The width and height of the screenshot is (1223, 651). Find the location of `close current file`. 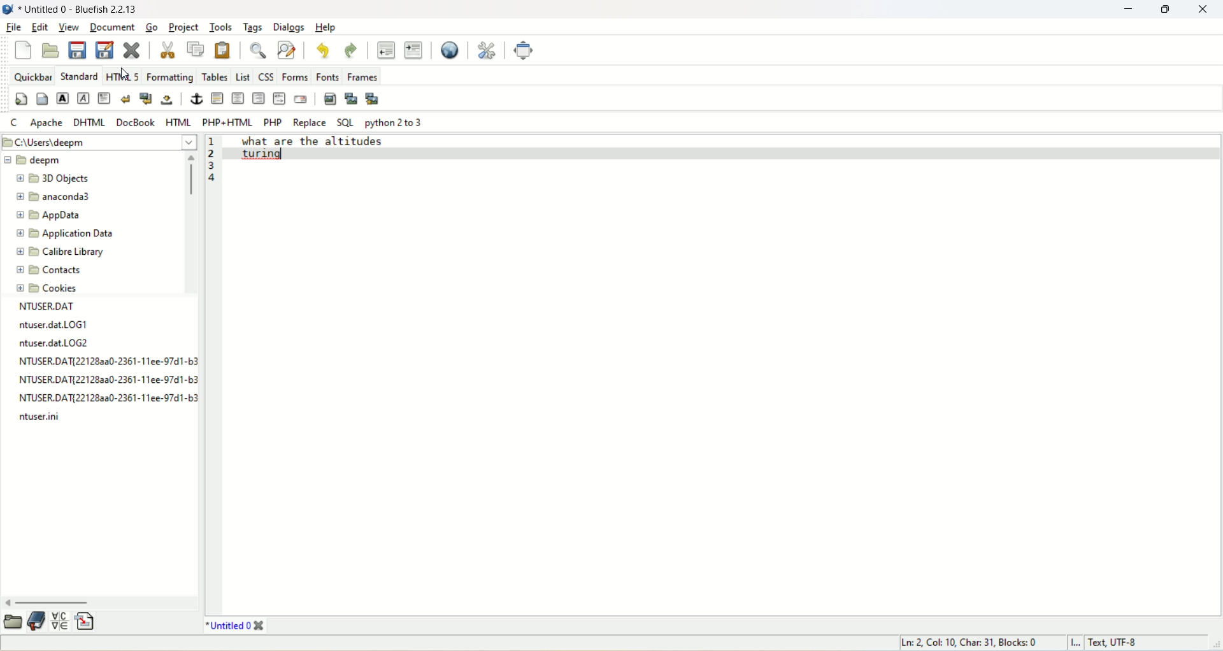

close current file is located at coordinates (131, 51).